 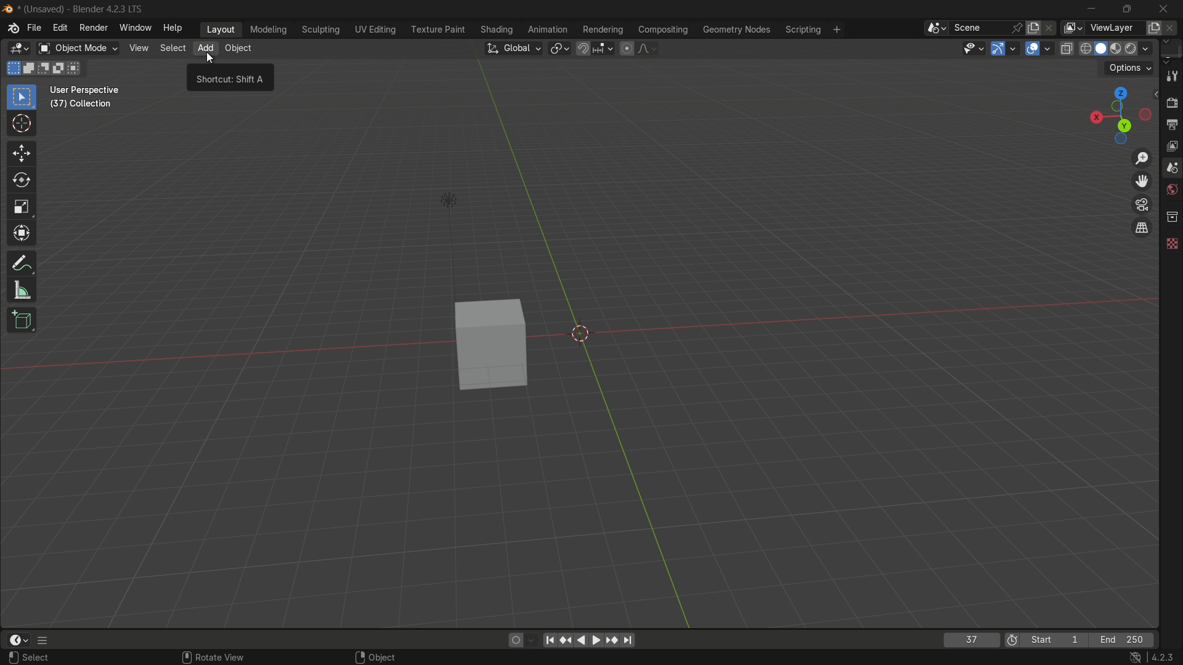 I want to click on layout menu, so click(x=219, y=29).